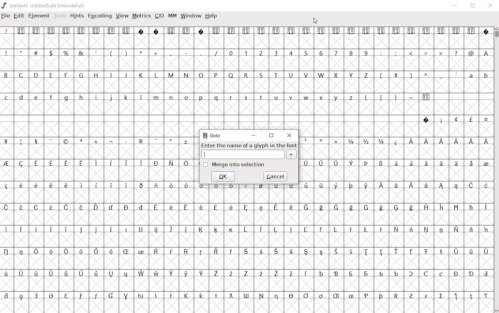 Image resolution: width=499 pixels, height=313 pixels. Describe the element at coordinates (201, 252) in the screenshot. I see `Symbol` at that location.